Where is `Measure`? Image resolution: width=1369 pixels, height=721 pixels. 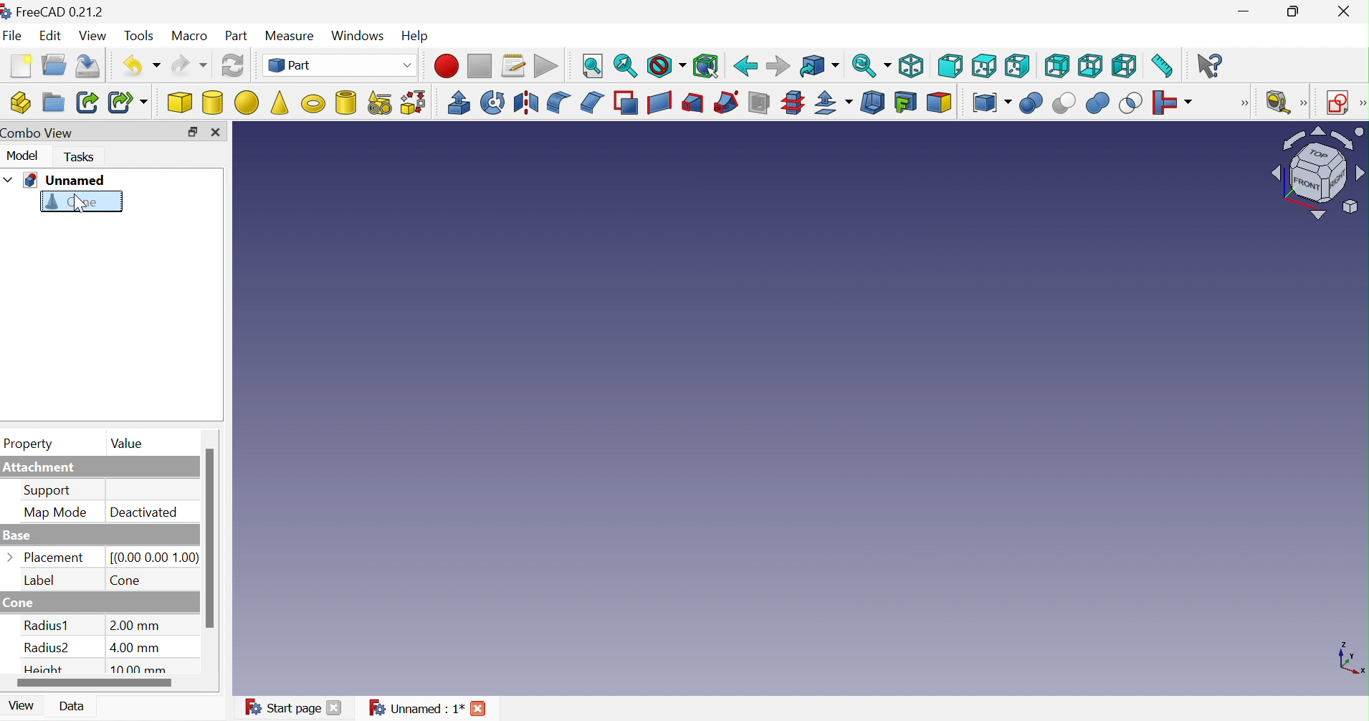 Measure is located at coordinates (289, 34).